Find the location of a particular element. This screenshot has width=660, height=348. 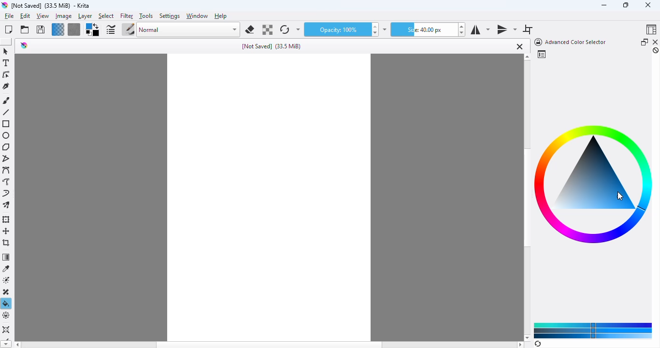

choose brush preset is located at coordinates (128, 29).